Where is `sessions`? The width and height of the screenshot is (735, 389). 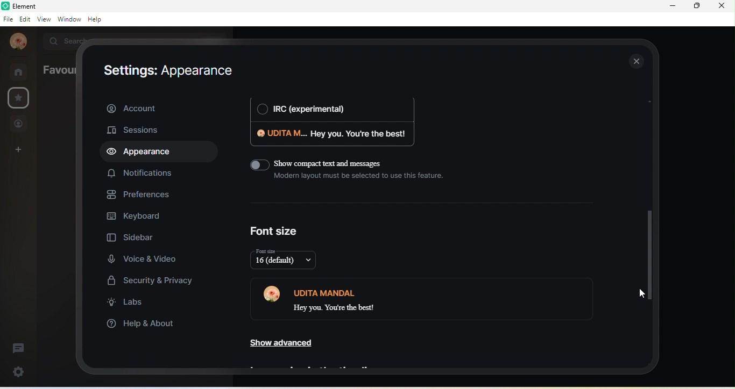 sessions is located at coordinates (135, 131).